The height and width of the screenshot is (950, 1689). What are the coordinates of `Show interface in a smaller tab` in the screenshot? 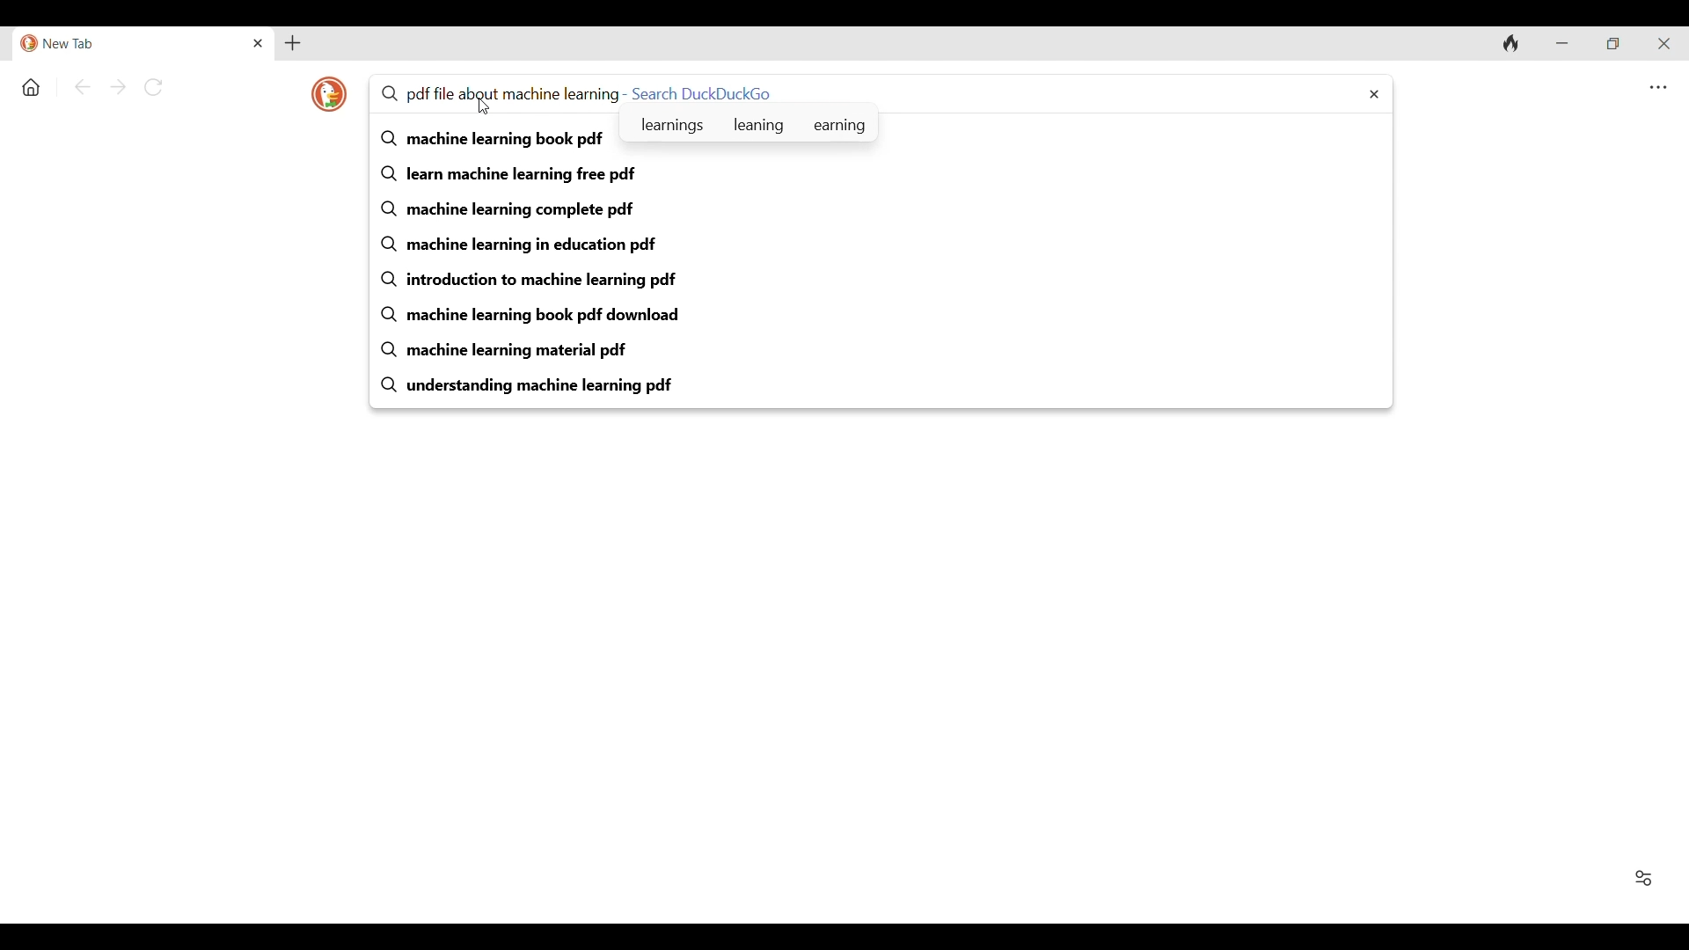 It's located at (1612, 43).